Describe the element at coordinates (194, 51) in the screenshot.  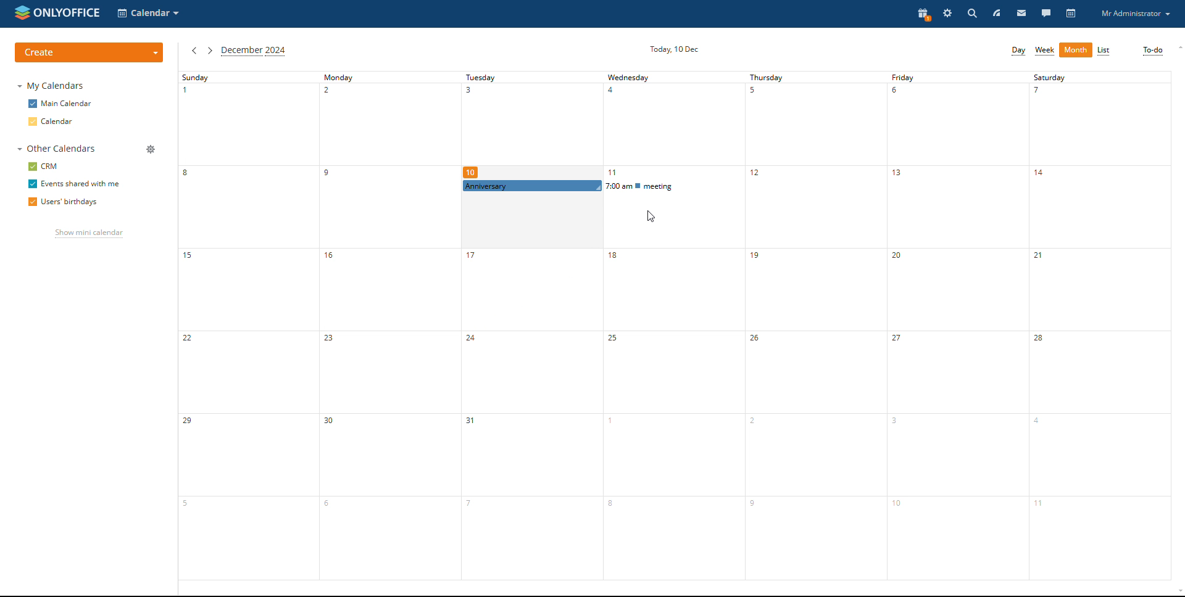
I see `previous month` at that location.